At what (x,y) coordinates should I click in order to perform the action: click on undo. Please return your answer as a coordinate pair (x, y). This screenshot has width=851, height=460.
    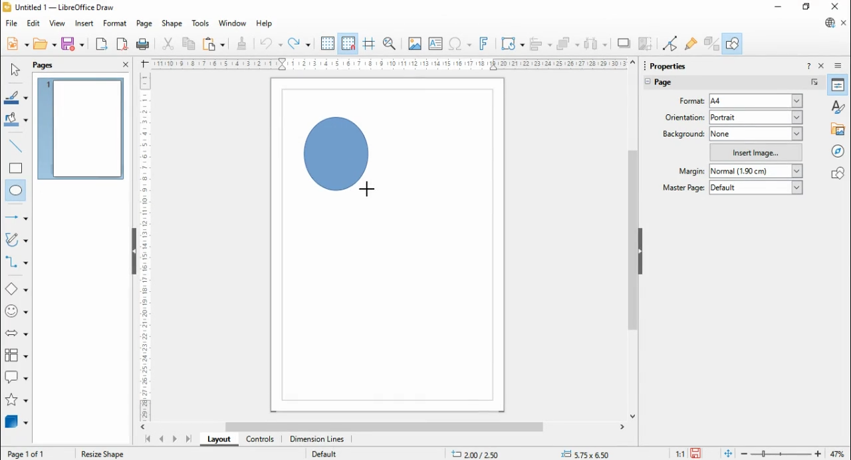
    Looking at the image, I should click on (271, 44).